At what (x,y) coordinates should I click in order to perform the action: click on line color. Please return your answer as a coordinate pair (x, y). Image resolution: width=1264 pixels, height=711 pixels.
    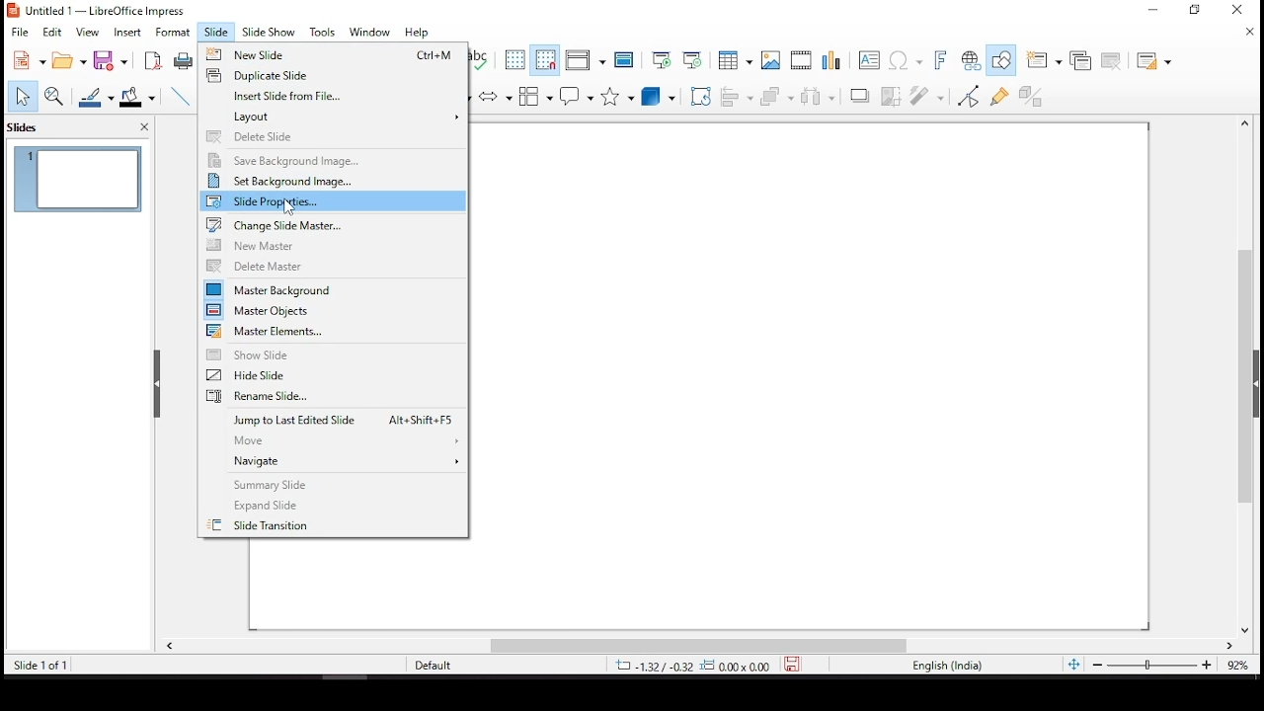
    Looking at the image, I should click on (94, 96).